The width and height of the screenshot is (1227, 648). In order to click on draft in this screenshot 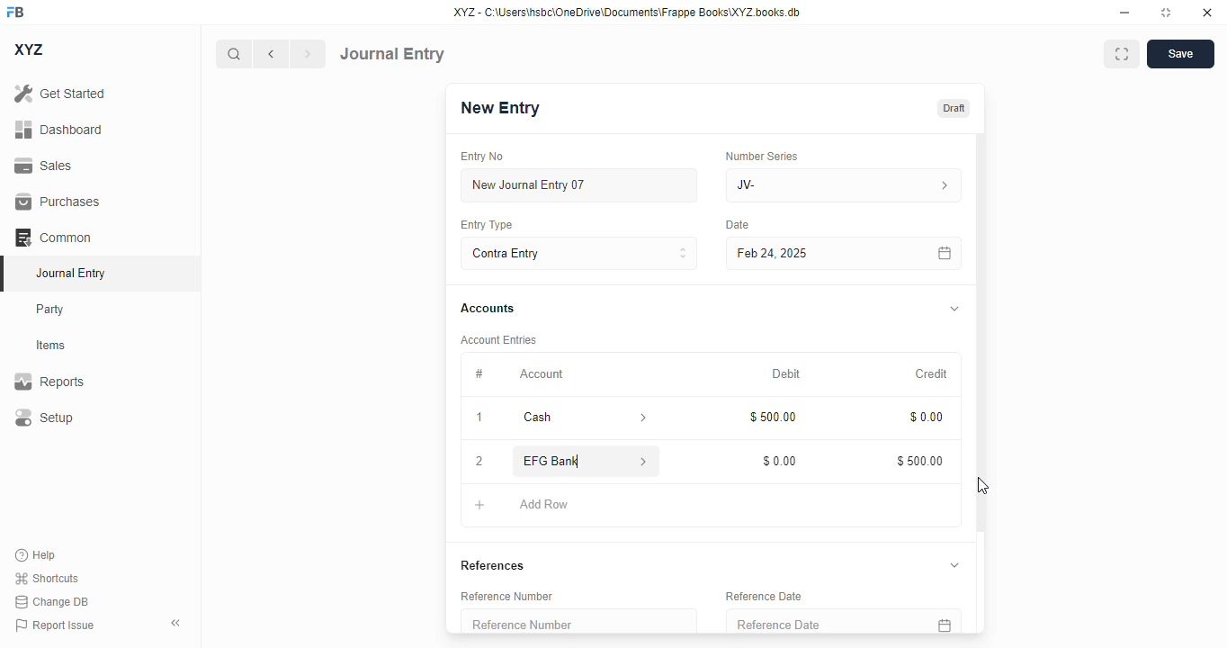, I will do `click(954, 107)`.